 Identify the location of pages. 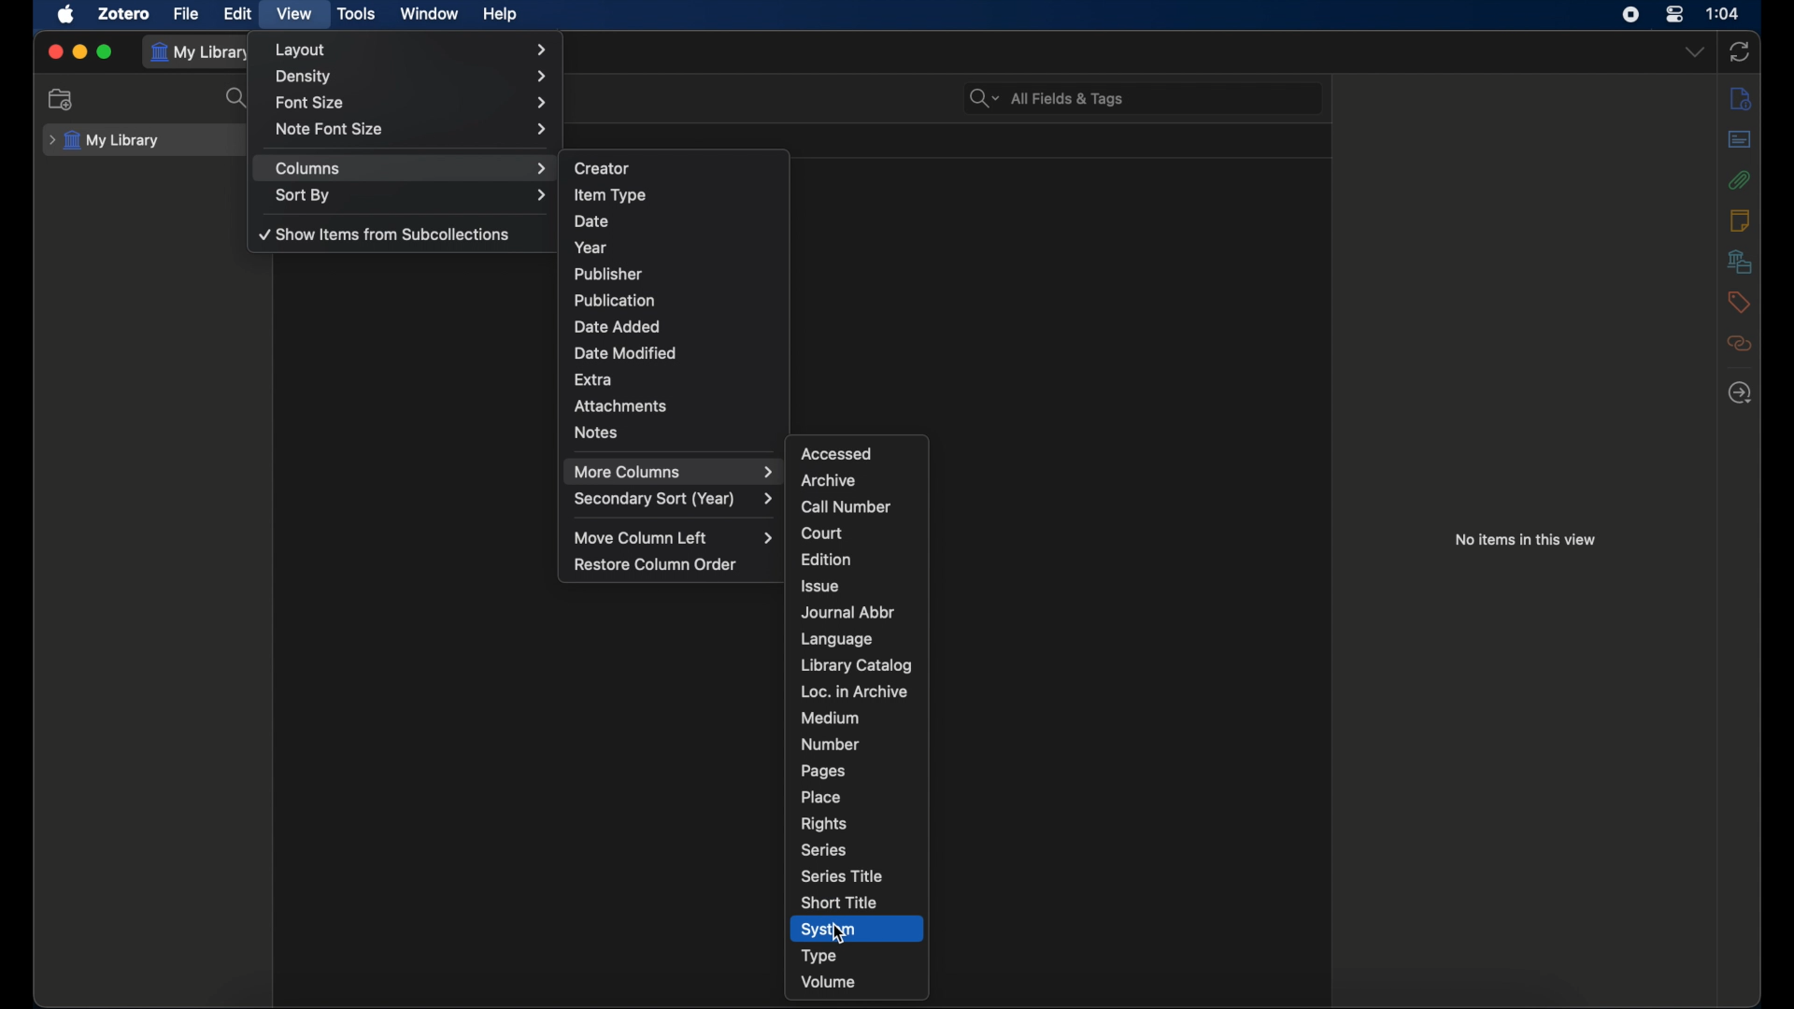
(823, 772).